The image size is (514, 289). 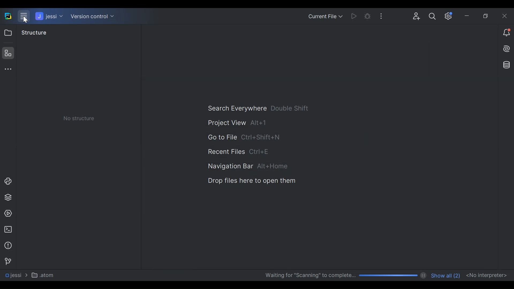 What do you see at coordinates (507, 33) in the screenshot?
I see `Notiication` at bounding box center [507, 33].